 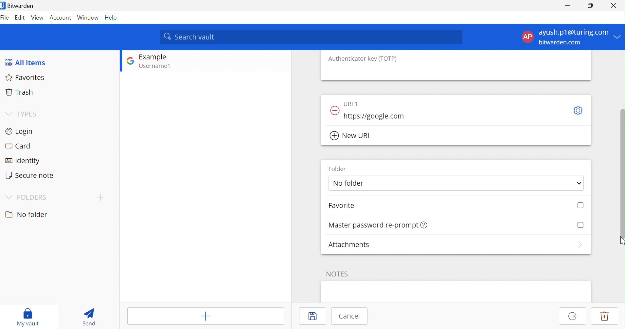 I want to click on Card, so click(x=18, y=145).